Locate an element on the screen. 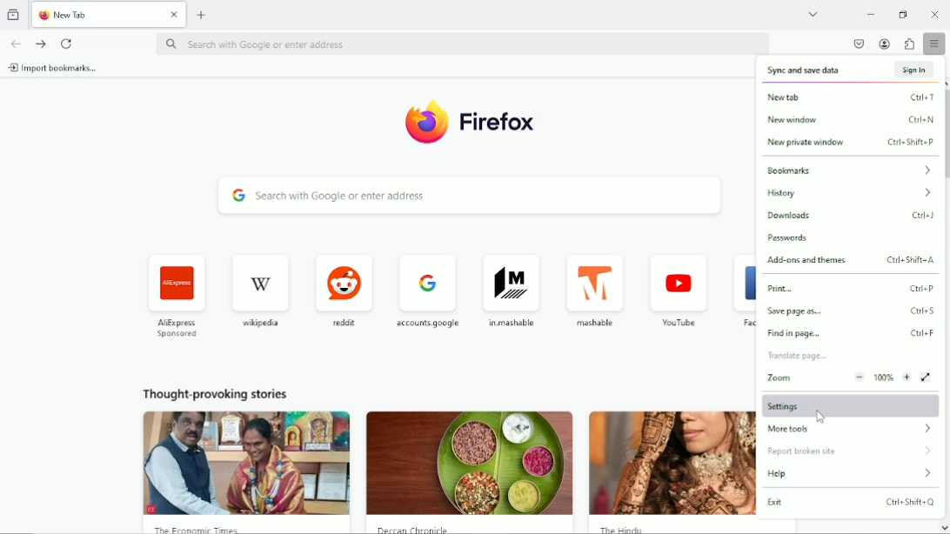  Settings is located at coordinates (852, 404).